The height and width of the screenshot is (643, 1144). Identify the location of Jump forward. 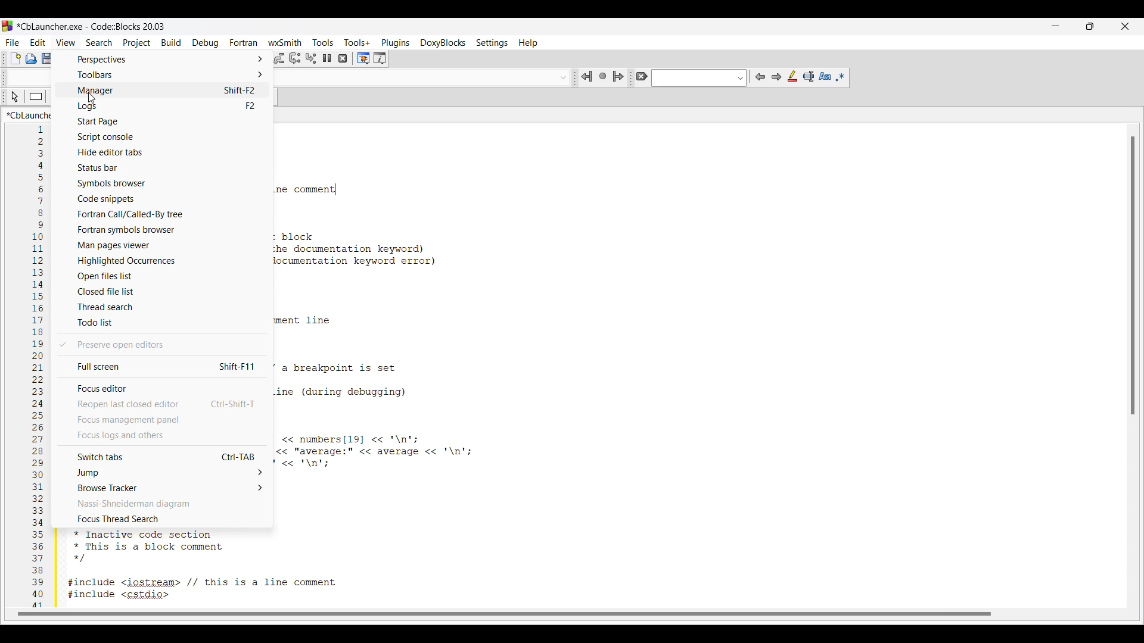
(618, 76).